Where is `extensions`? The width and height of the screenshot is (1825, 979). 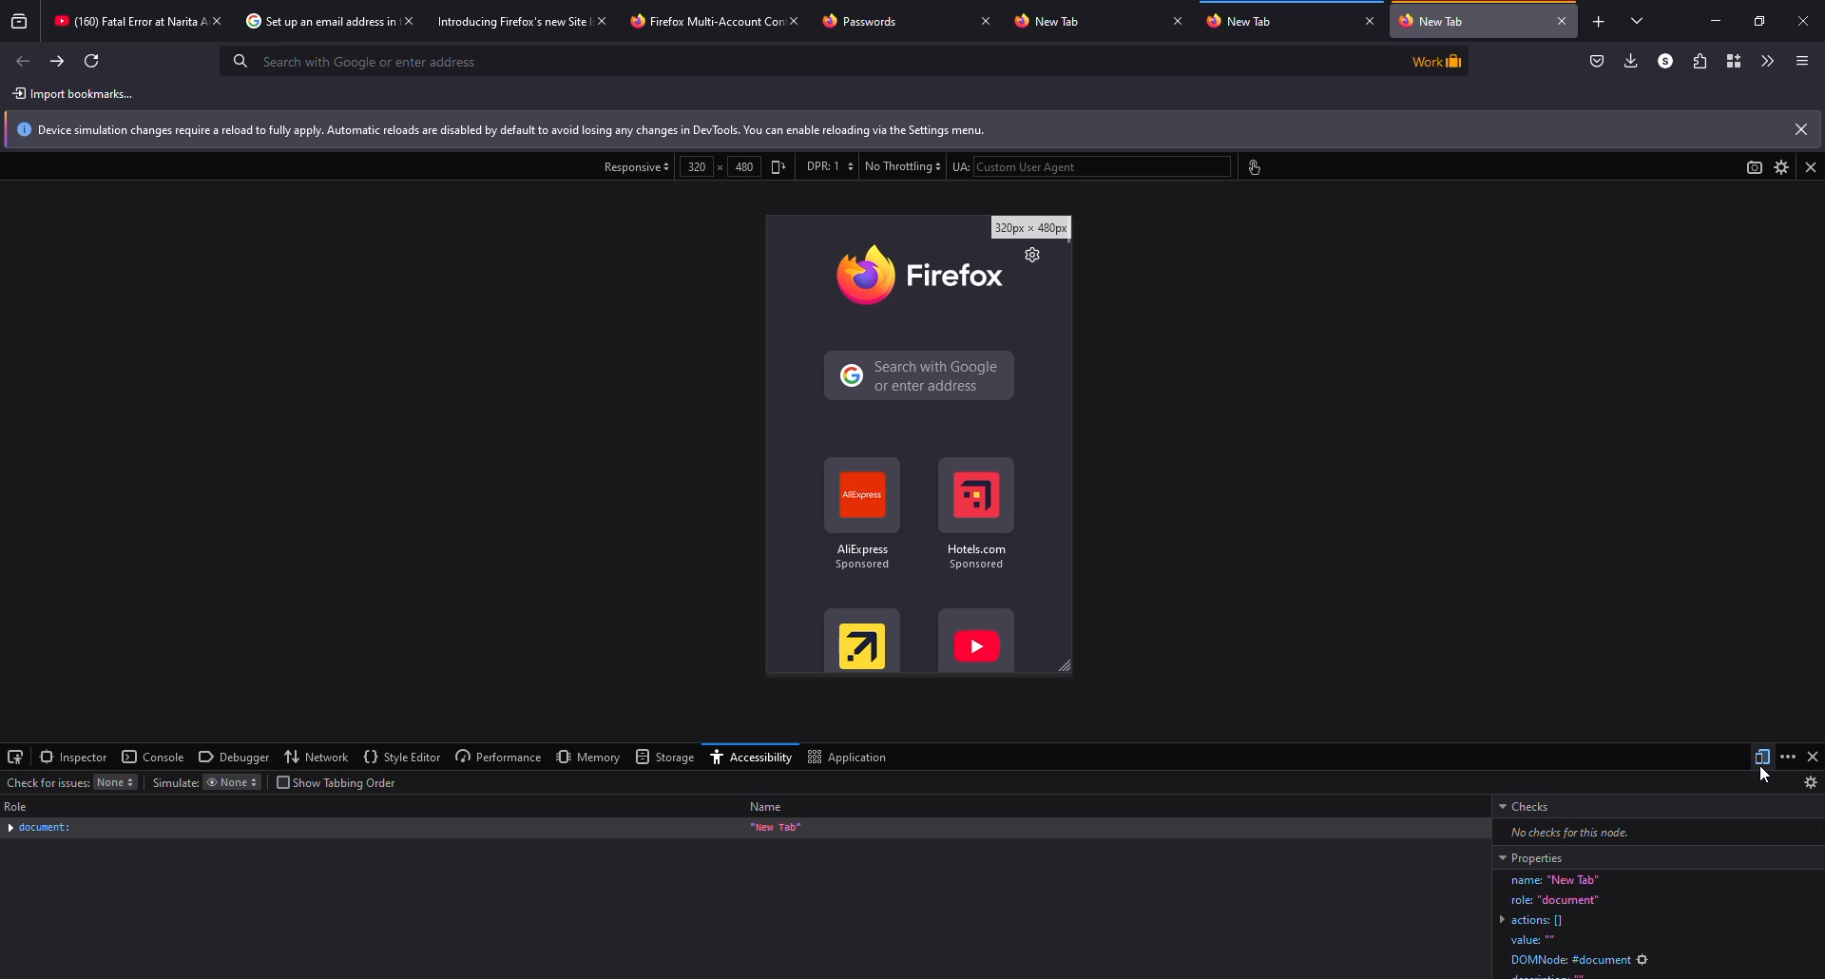
extensions is located at coordinates (1698, 61).